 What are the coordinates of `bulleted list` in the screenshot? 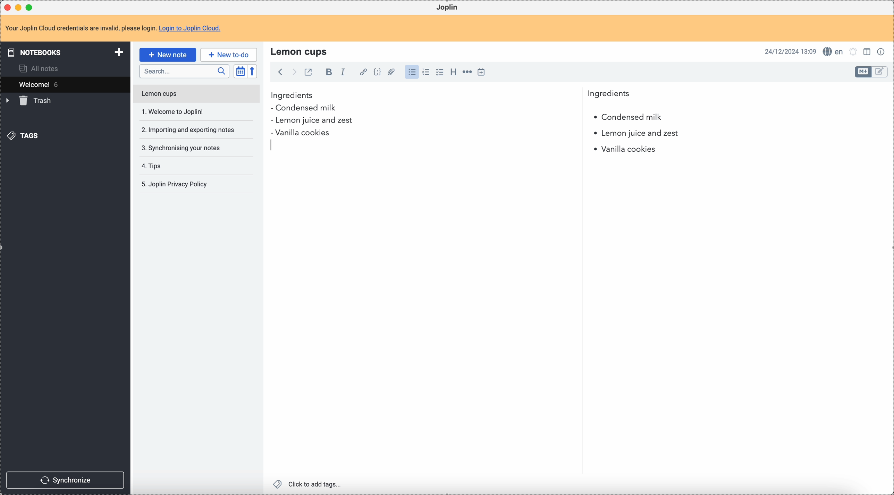 It's located at (411, 72).